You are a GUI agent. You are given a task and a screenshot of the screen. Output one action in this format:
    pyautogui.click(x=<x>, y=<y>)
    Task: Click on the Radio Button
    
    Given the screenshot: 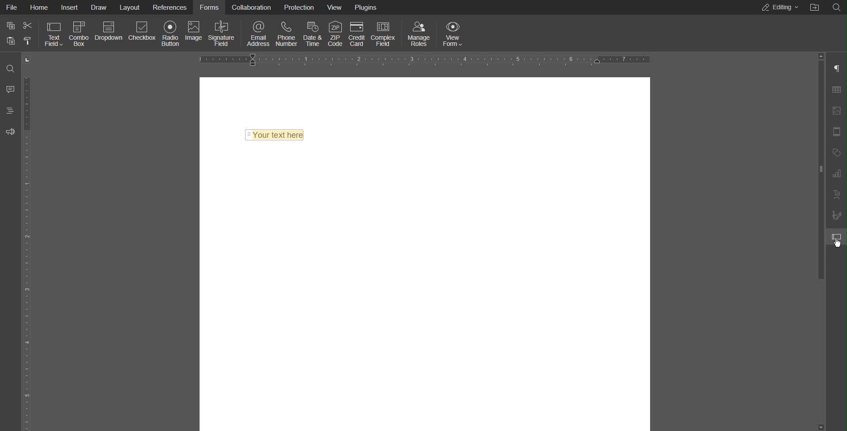 What is the action you would take?
    pyautogui.click(x=171, y=33)
    